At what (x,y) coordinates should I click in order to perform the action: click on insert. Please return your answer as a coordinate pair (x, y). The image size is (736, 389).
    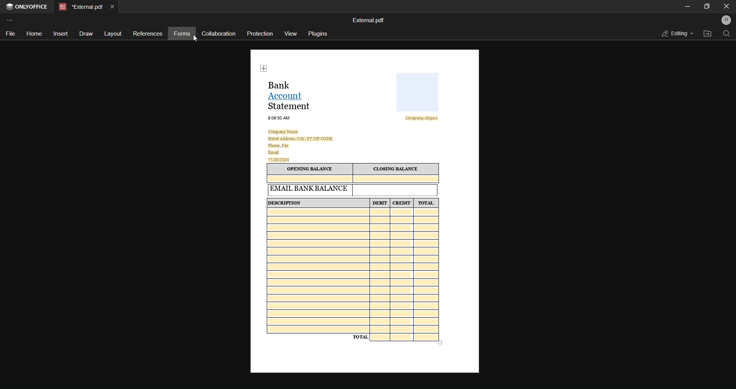
    Looking at the image, I should click on (58, 33).